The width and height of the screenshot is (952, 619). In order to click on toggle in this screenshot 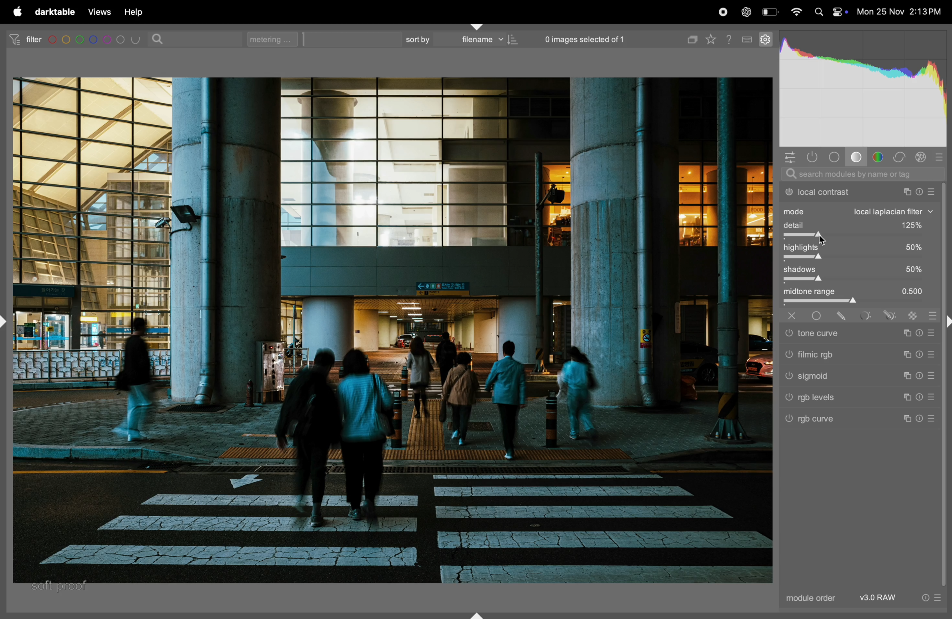, I will do `click(859, 237)`.